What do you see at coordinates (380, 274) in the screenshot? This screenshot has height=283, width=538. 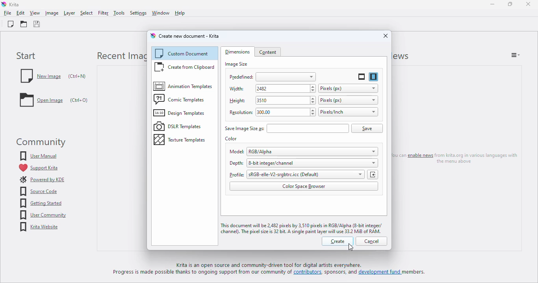 I see `development fund` at bounding box center [380, 274].